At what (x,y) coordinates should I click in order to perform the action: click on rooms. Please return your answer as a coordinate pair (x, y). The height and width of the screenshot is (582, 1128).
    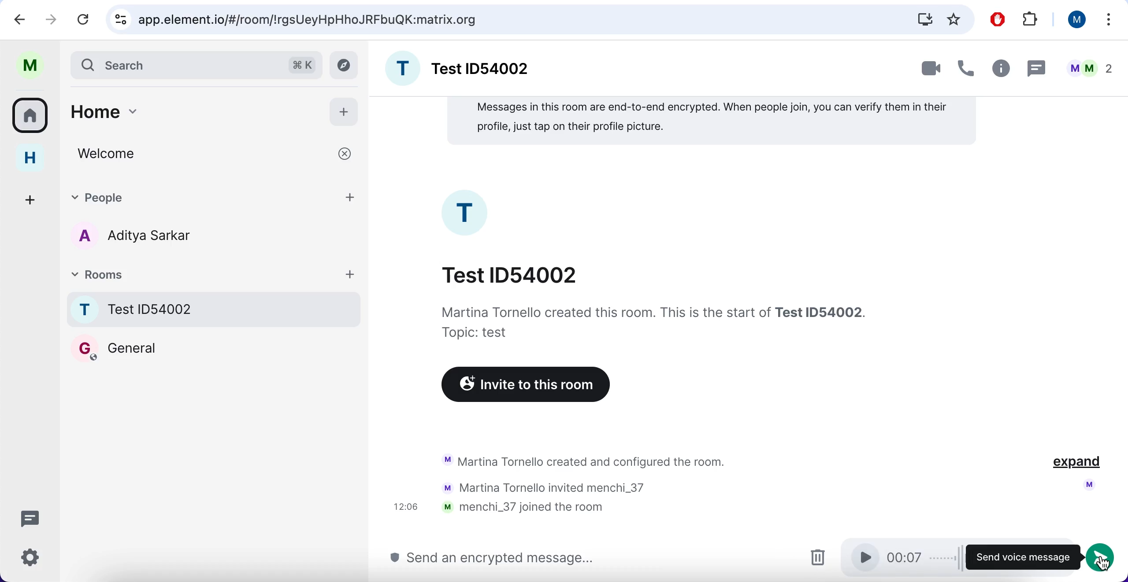
    Looking at the image, I should click on (216, 273).